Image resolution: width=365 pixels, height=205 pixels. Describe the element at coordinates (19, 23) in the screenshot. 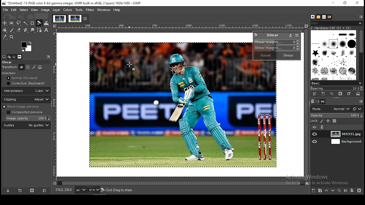

I see `free selection tool` at that location.